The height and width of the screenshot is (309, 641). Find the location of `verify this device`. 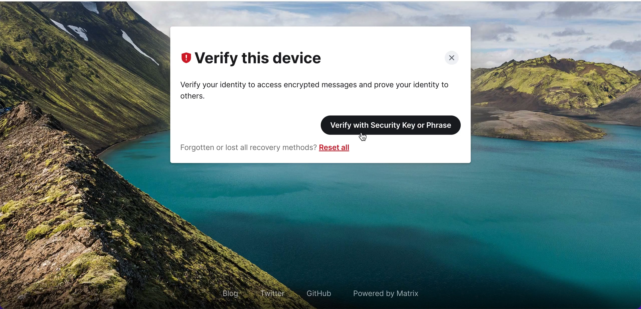

verify this device is located at coordinates (264, 59).